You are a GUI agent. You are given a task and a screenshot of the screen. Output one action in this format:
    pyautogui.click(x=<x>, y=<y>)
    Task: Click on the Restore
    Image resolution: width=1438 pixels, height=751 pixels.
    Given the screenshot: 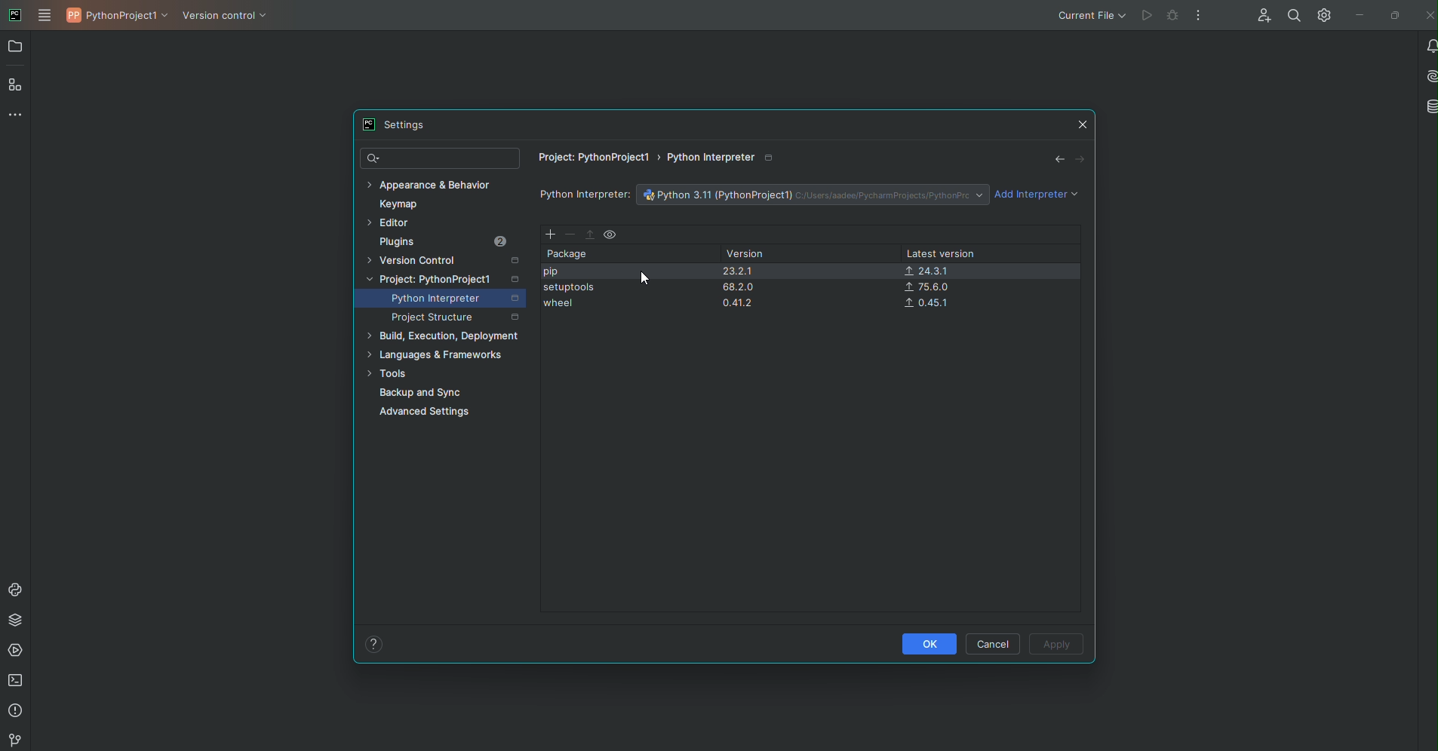 What is the action you would take?
    pyautogui.click(x=1395, y=16)
    